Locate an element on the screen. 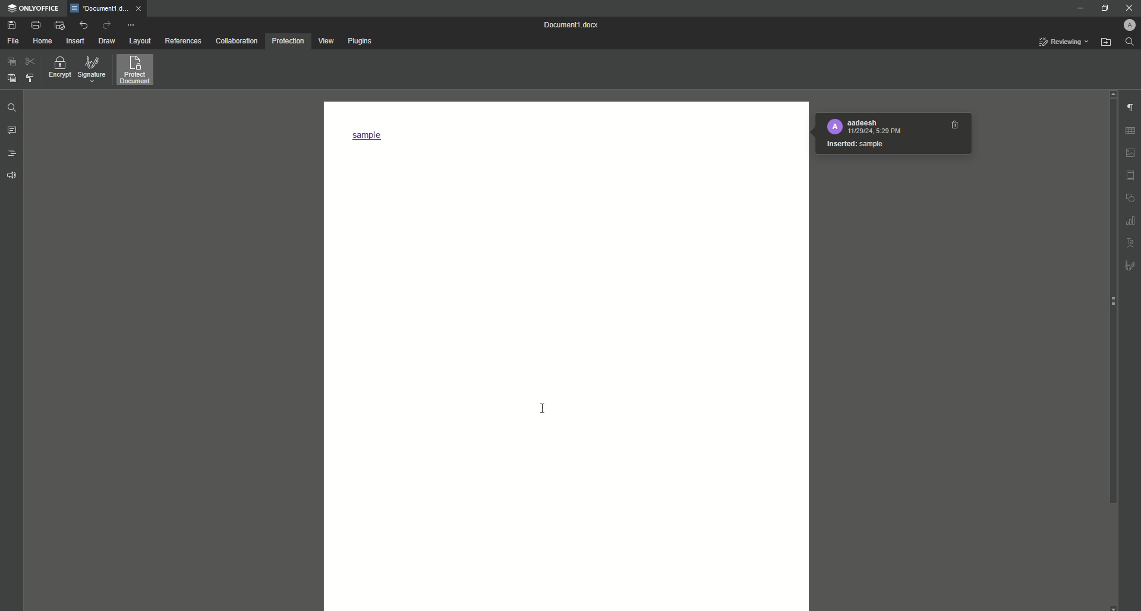  Inserted: sample is located at coordinates (855, 144).